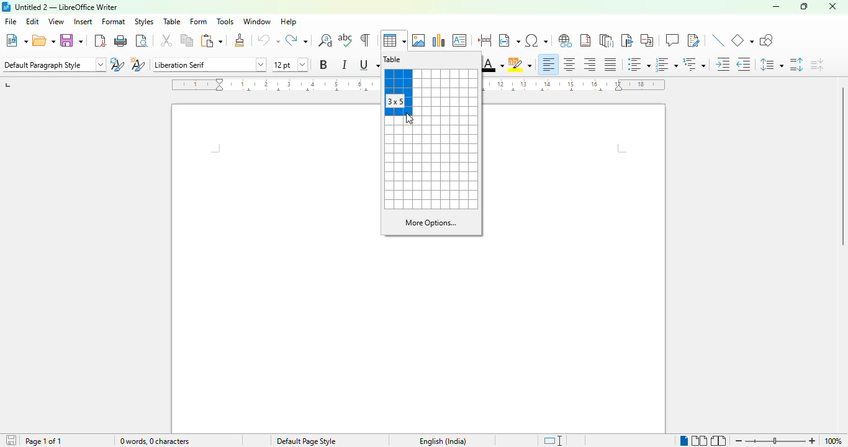  I want to click on cursor, so click(409, 119).